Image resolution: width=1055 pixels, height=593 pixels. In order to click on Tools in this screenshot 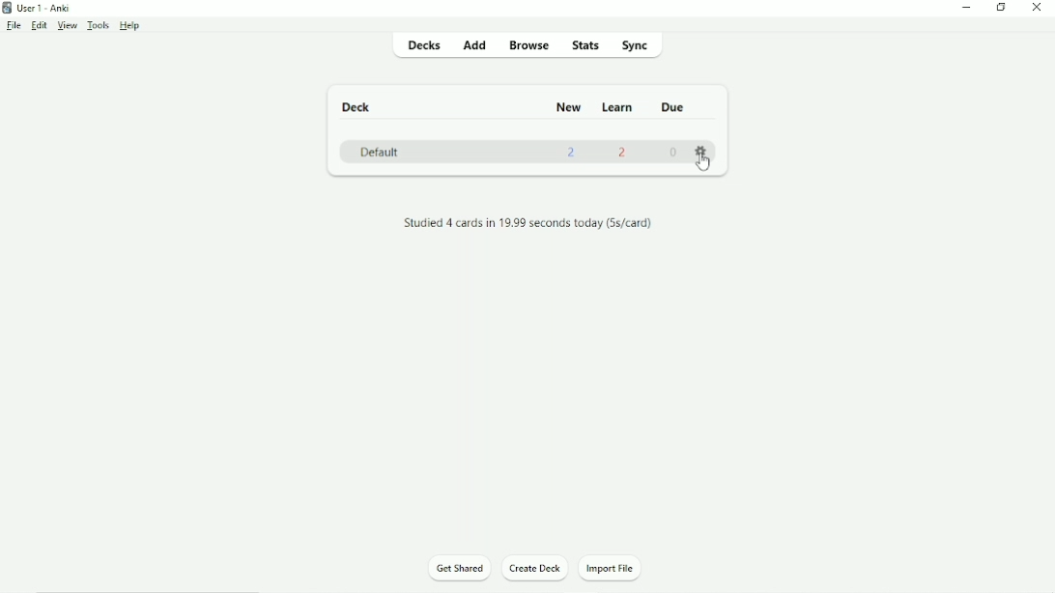, I will do `click(100, 26)`.